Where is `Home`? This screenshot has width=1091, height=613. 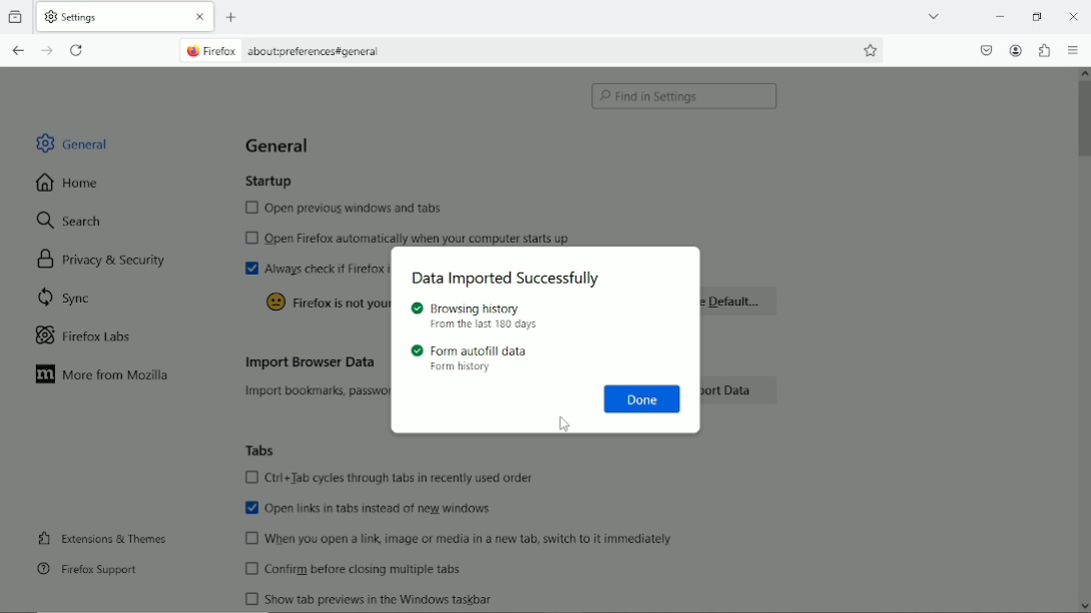
Home is located at coordinates (69, 183).